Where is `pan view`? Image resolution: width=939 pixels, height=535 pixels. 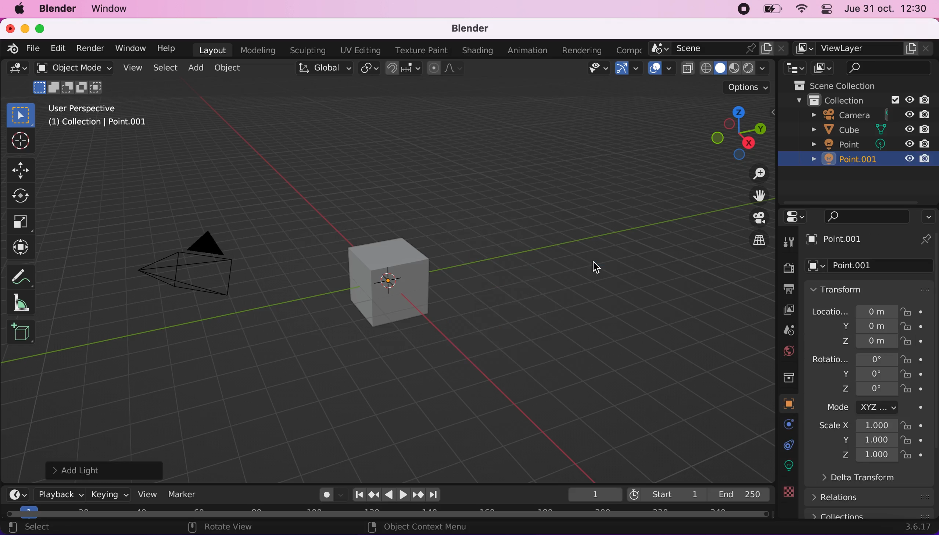
pan view is located at coordinates (213, 527).